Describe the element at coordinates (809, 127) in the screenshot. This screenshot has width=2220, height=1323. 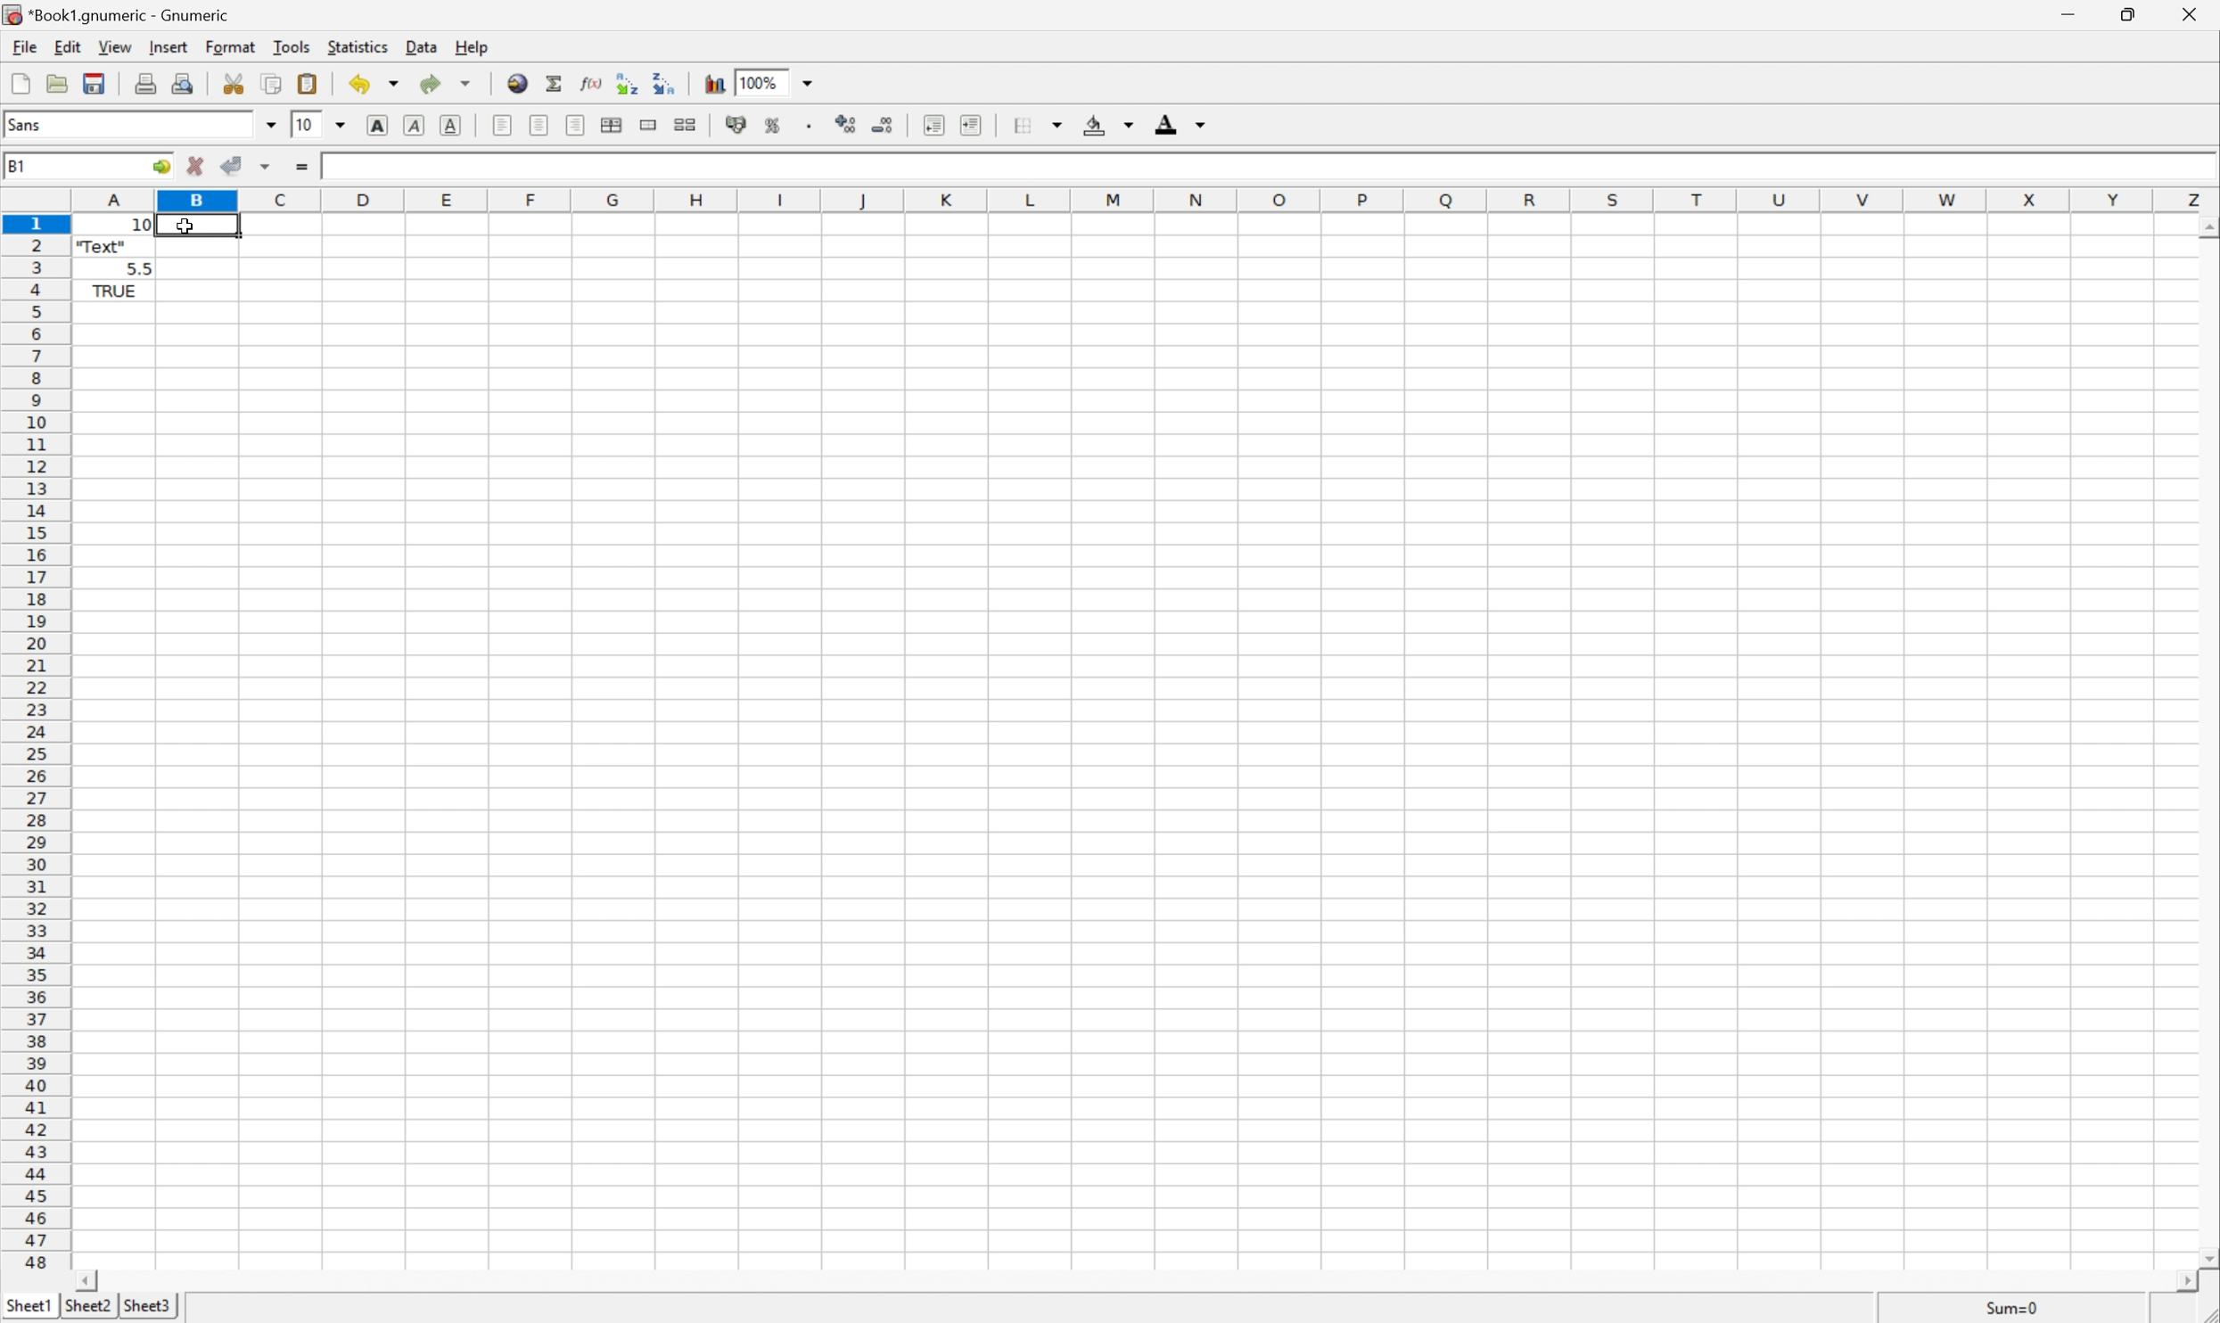
I see `Set the format of the selected cells to include a thousands separator` at that location.